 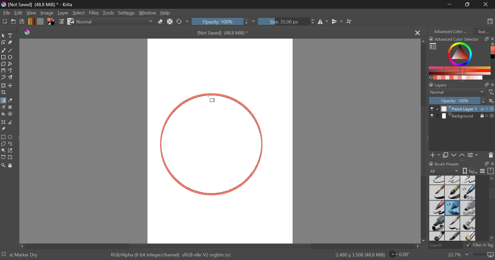 I want to click on MOUSE_DOWN Cursor Position, so click(x=210, y=99).